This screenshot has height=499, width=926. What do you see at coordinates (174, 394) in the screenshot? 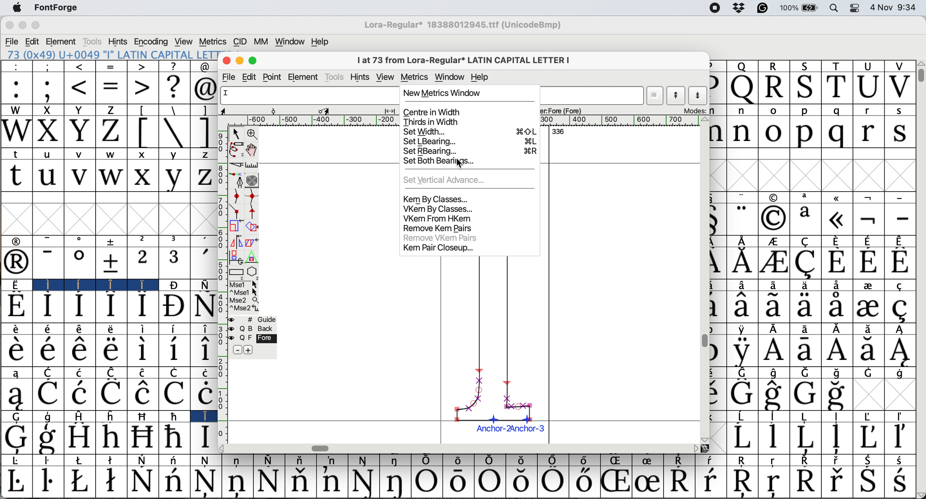
I see `Symbol` at bounding box center [174, 394].